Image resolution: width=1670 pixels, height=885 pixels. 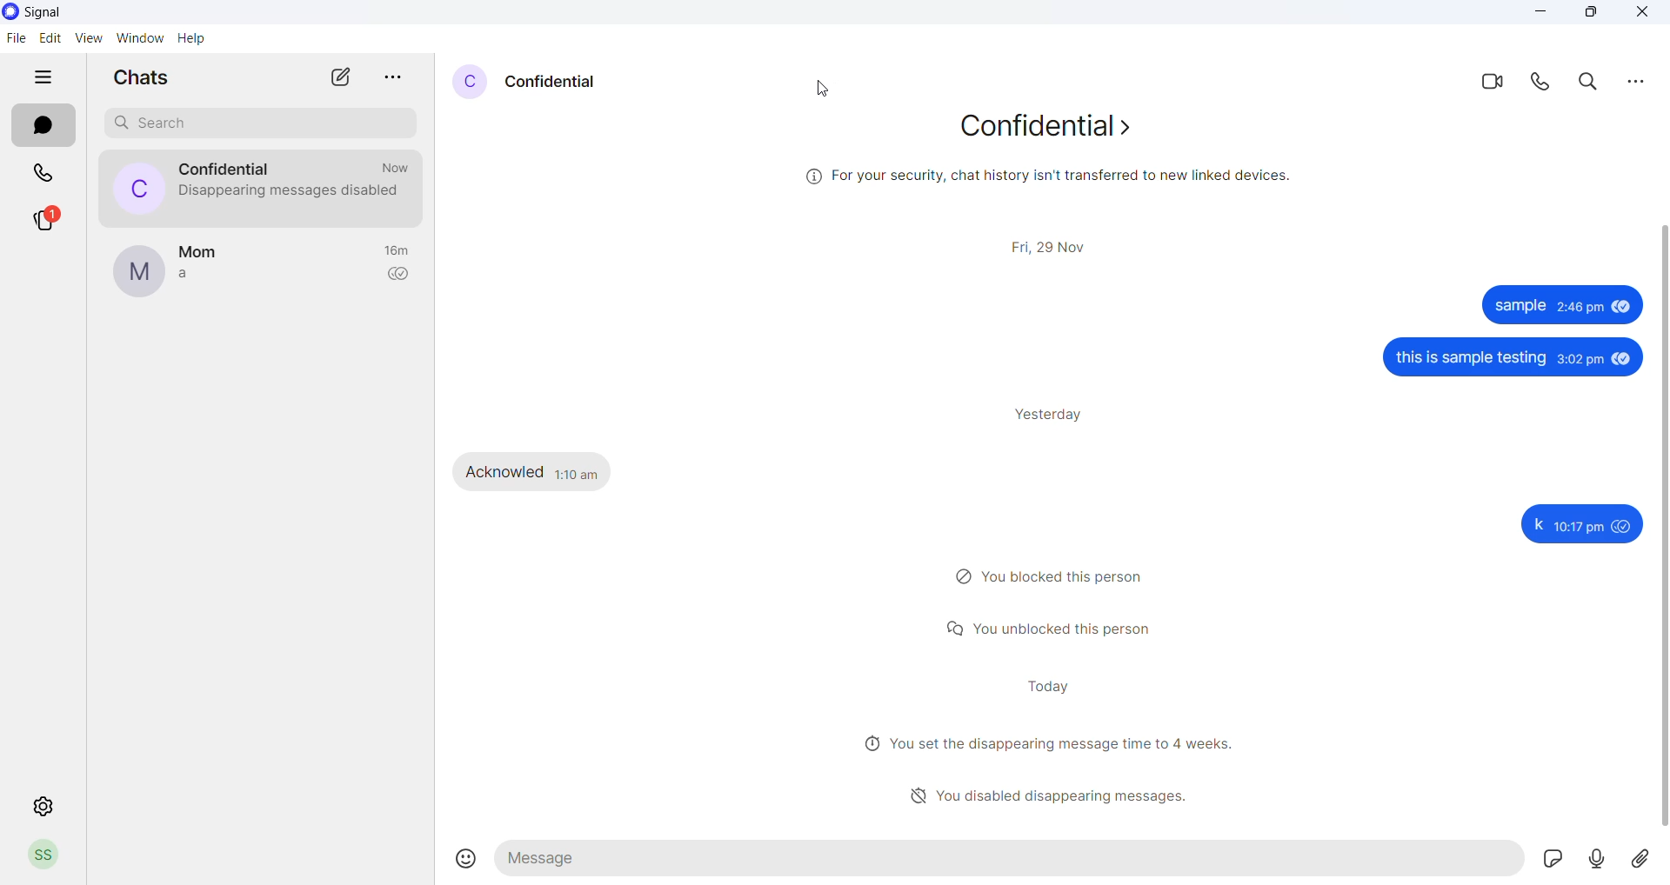 What do you see at coordinates (466, 82) in the screenshot?
I see `` at bounding box center [466, 82].